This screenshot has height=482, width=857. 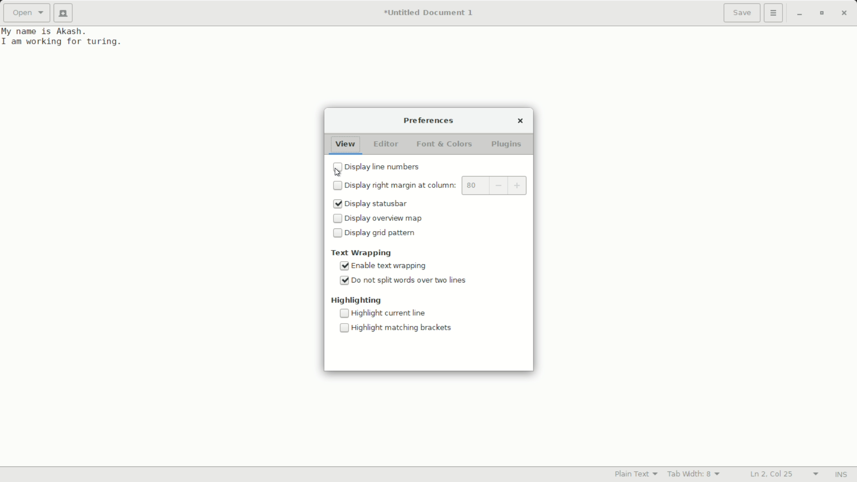 What do you see at coordinates (345, 281) in the screenshot?
I see `checked checkbox` at bounding box center [345, 281].